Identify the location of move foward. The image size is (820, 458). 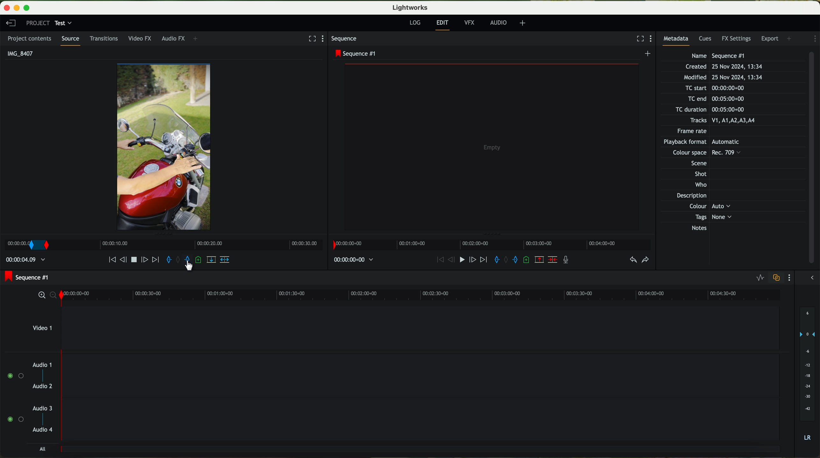
(482, 261).